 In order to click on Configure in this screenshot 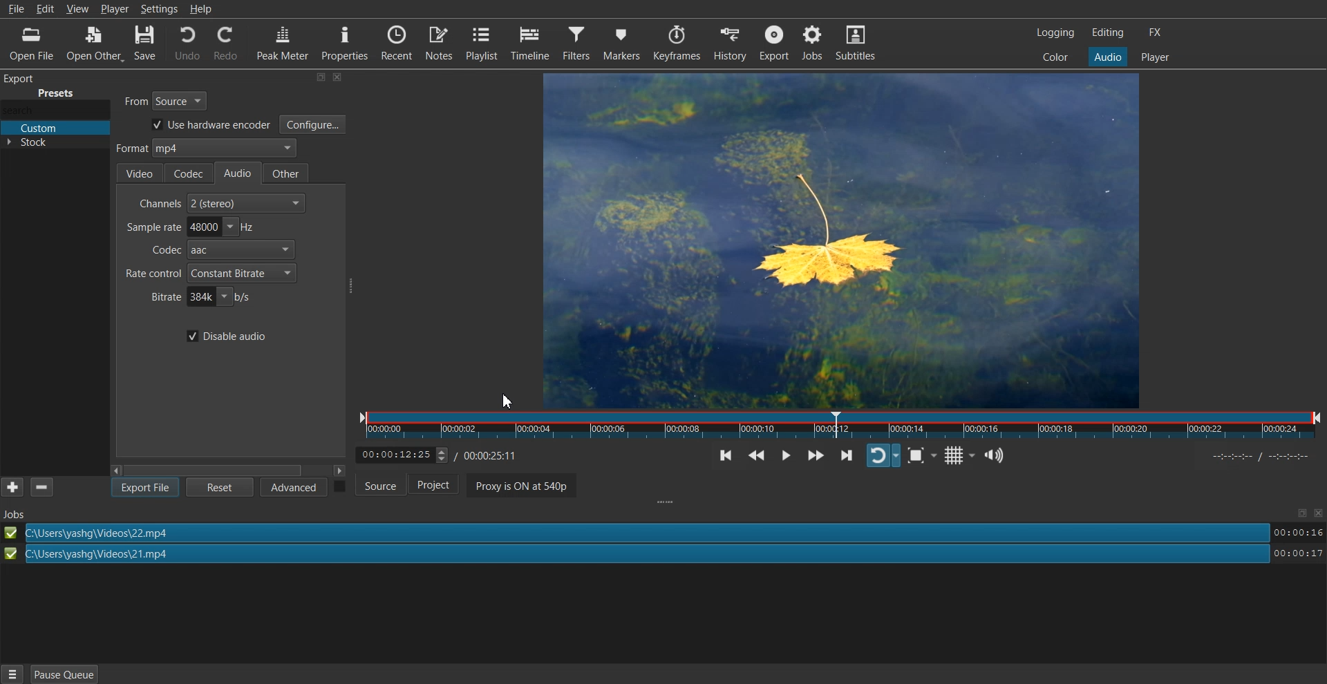, I will do `click(313, 124)`.